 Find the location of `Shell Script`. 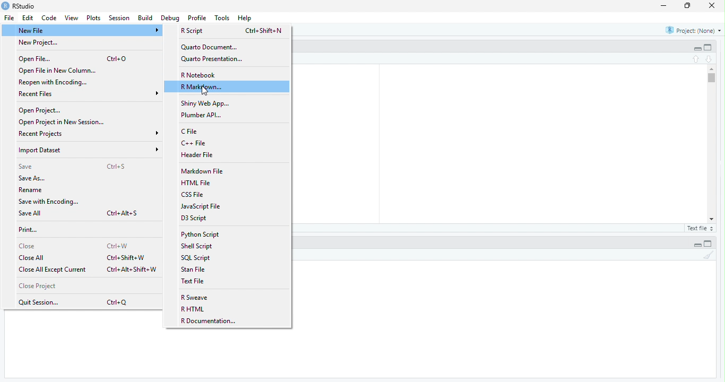

Shell Script is located at coordinates (197, 246).